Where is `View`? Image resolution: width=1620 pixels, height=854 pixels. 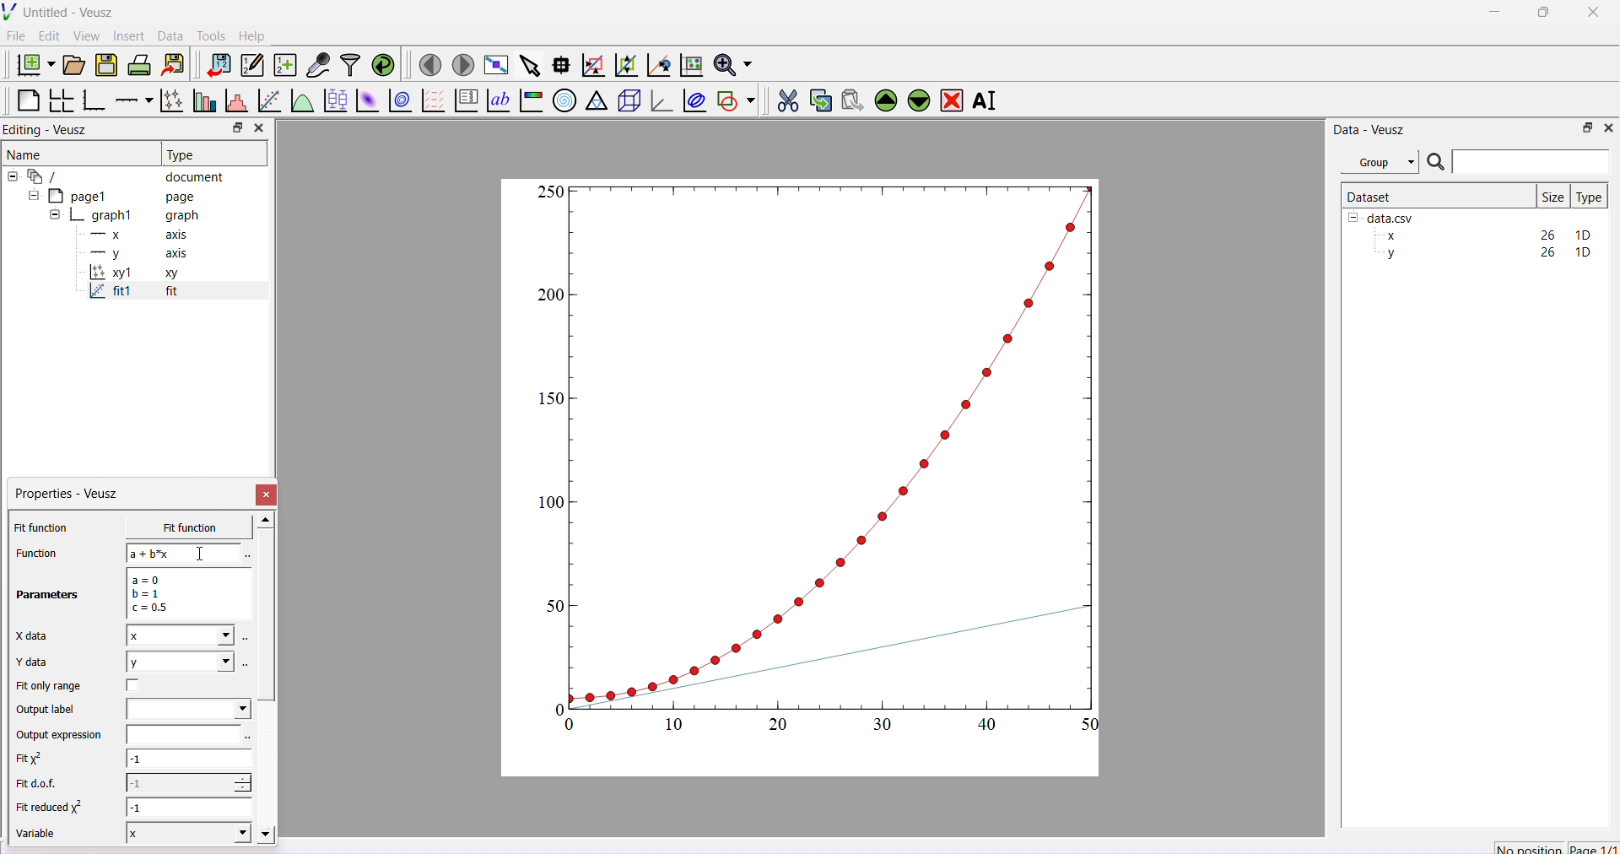 View is located at coordinates (85, 35).